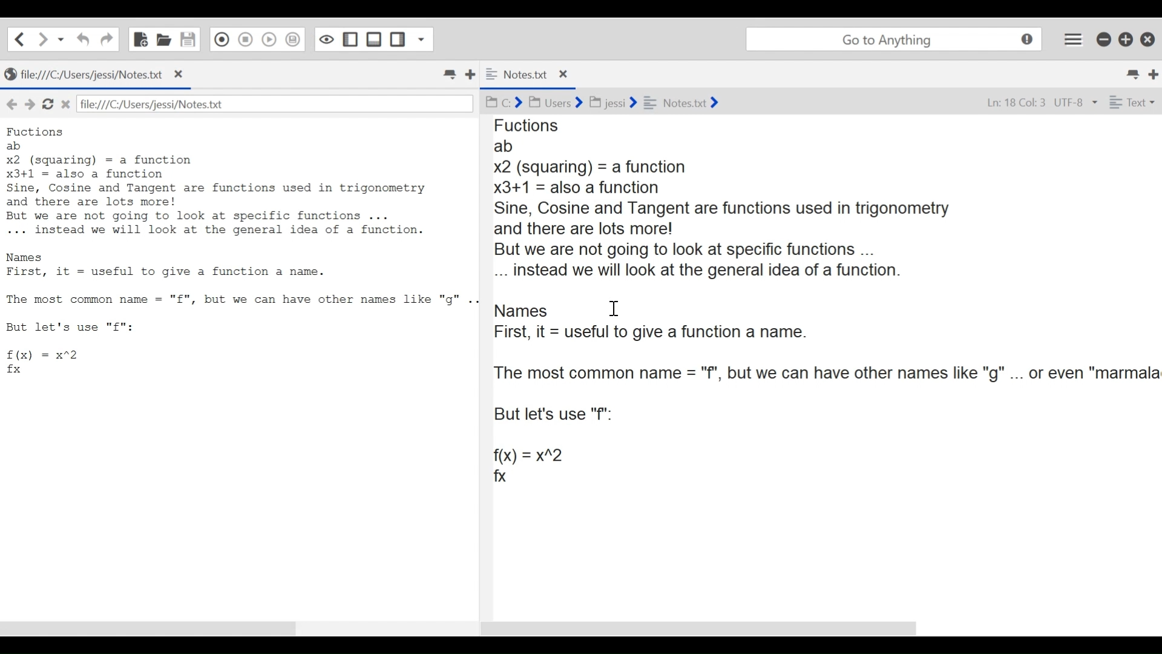  I want to click on Notes.txt, so click(520, 74).